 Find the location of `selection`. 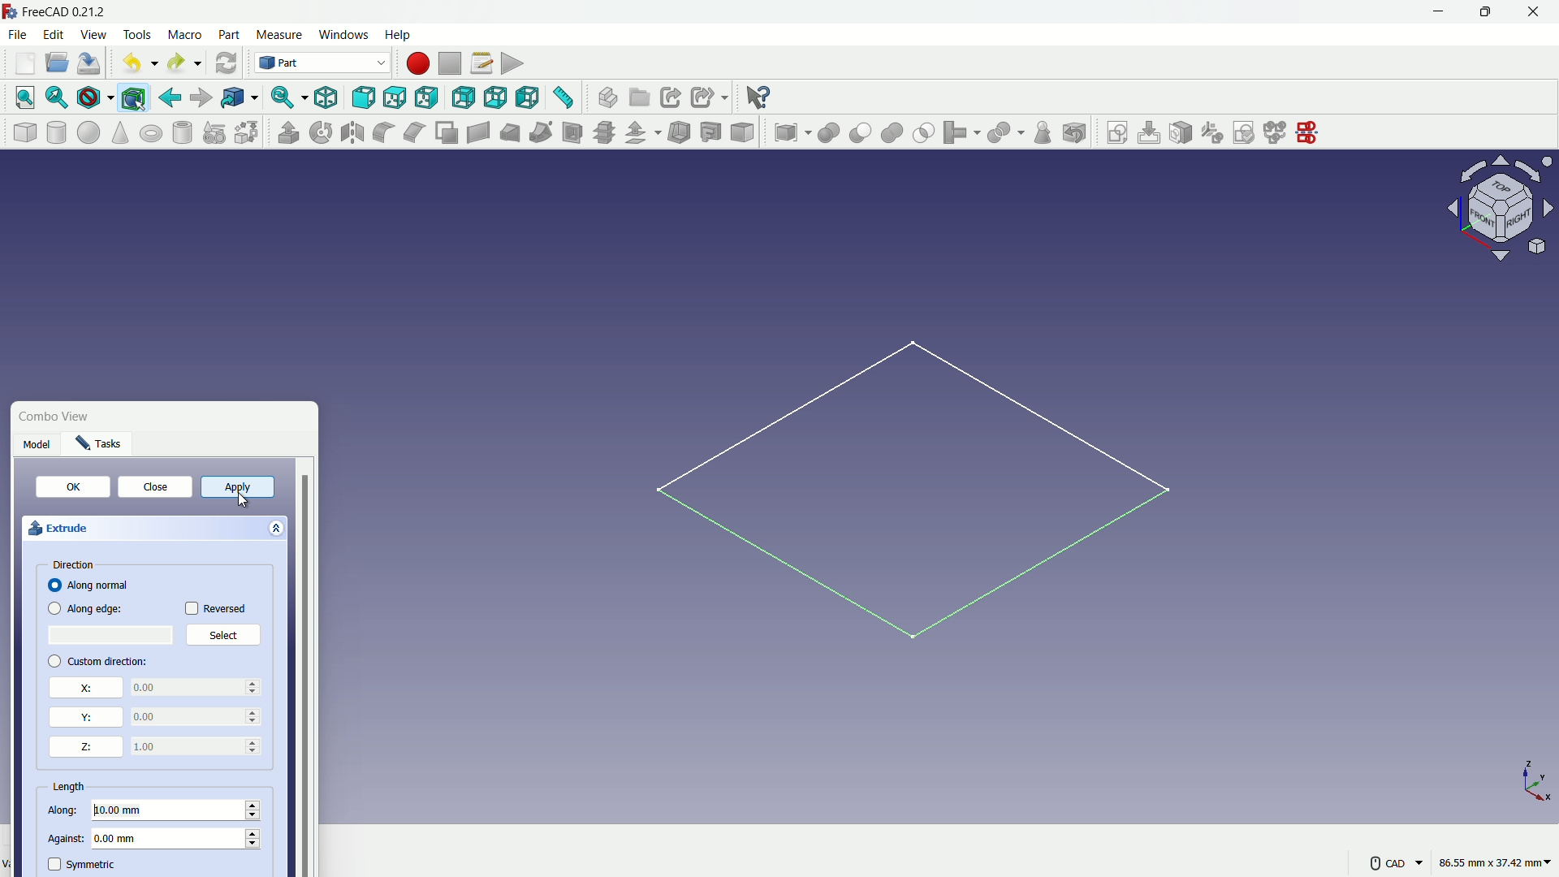

selection is located at coordinates (924, 133).